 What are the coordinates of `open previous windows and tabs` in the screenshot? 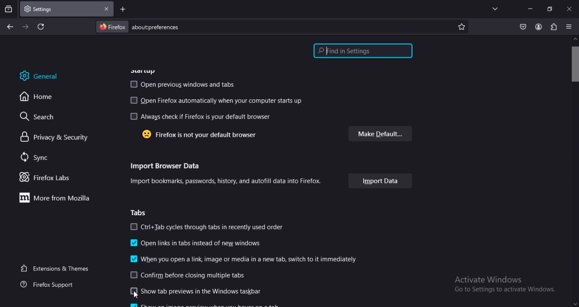 It's located at (183, 85).